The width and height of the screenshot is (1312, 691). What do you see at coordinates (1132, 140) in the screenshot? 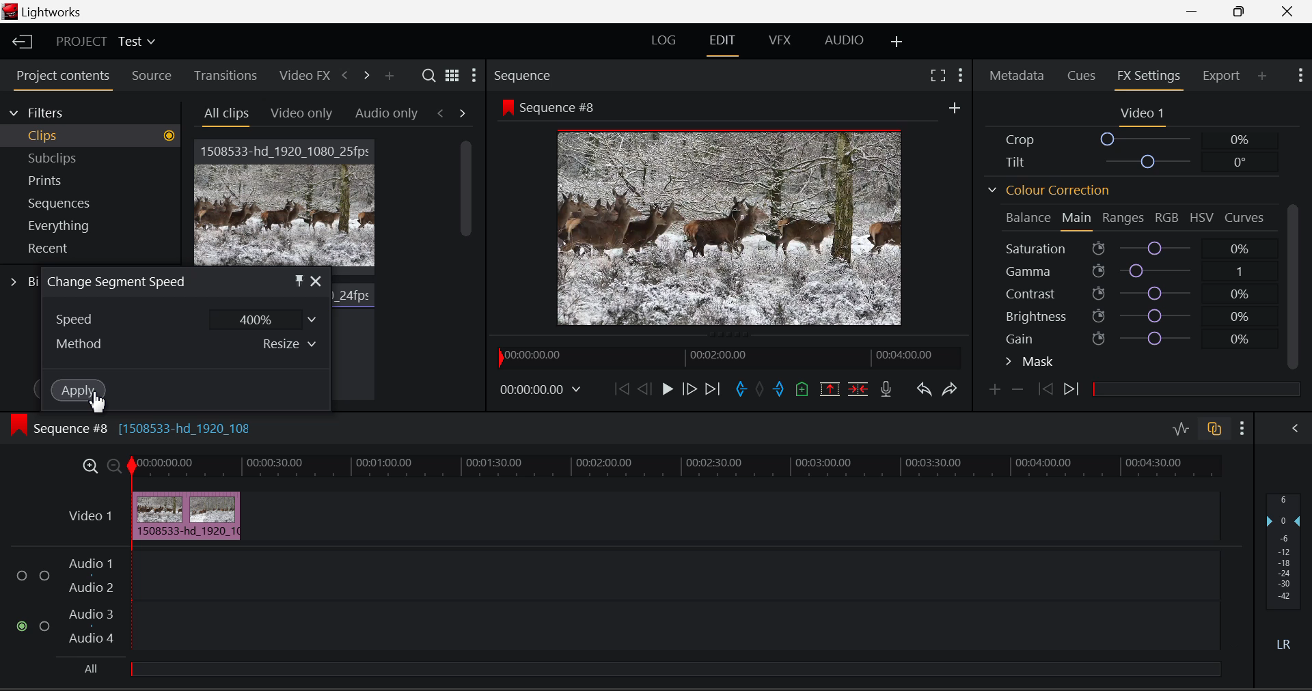
I see `Crop` at bounding box center [1132, 140].